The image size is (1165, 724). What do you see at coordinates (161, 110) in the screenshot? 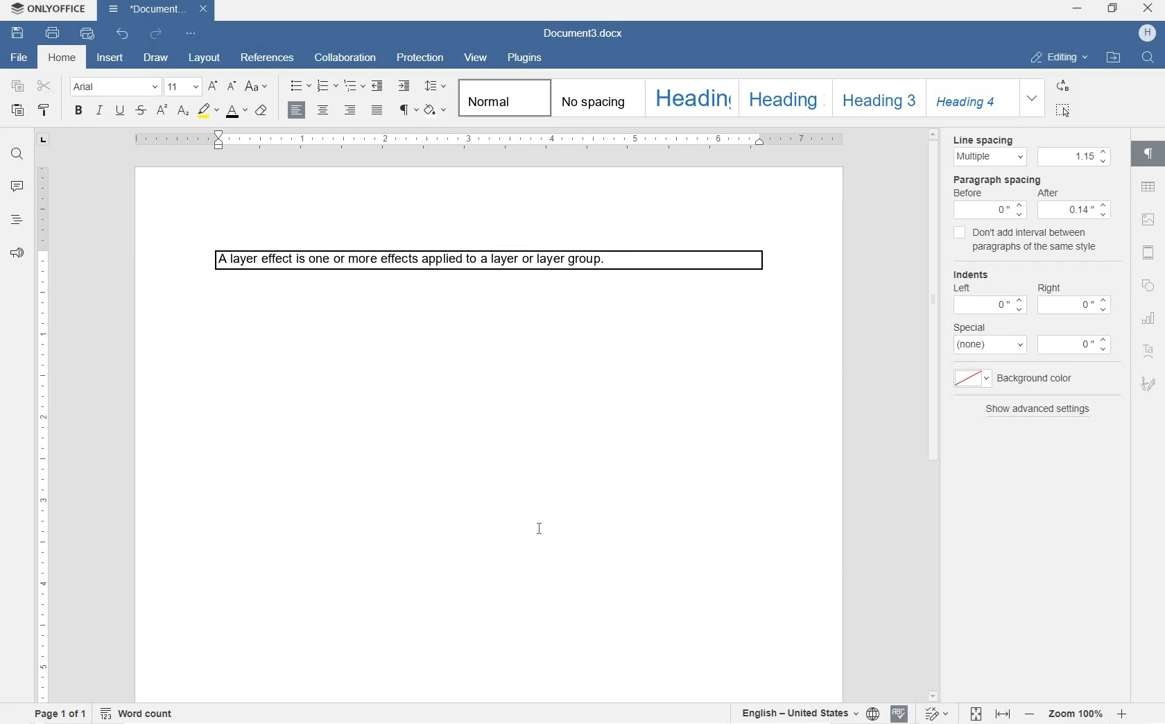
I see `SUPERSCRIPT` at bounding box center [161, 110].